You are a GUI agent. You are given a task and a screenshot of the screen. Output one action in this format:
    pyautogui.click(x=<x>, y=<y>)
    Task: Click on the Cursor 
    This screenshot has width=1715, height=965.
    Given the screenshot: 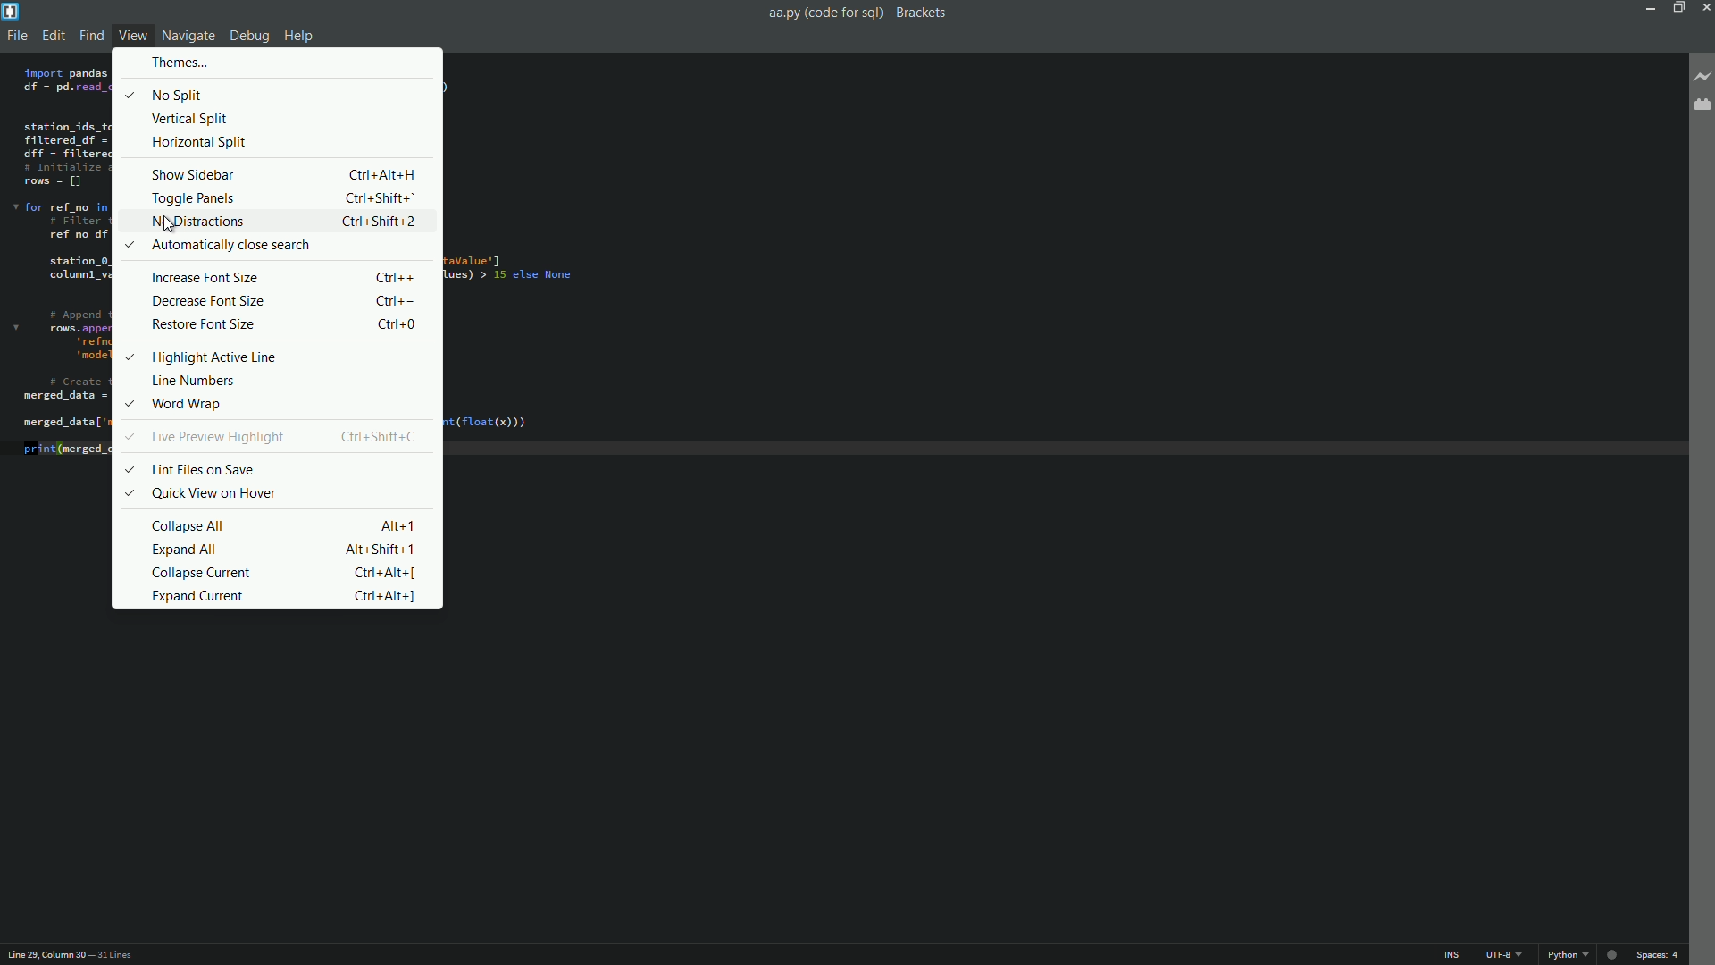 What is the action you would take?
    pyautogui.click(x=171, y=224)
    